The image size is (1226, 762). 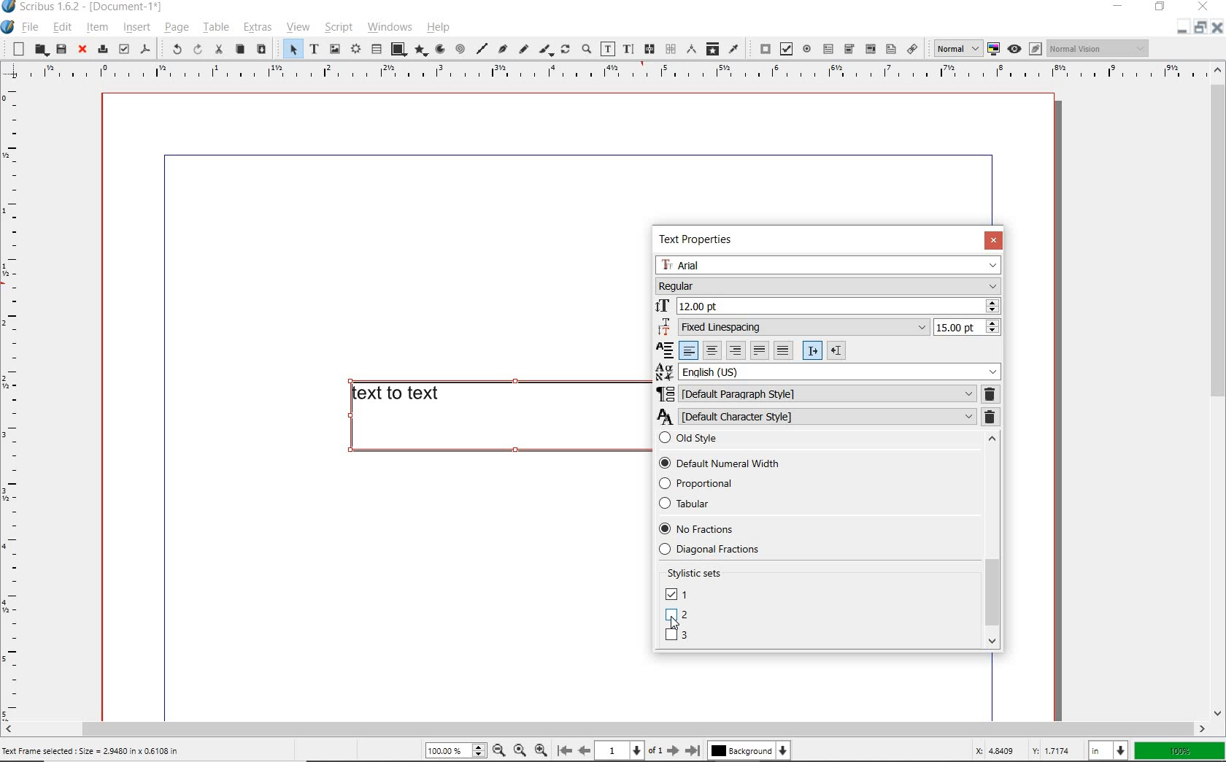 I want to click on file, so click(x=31, y=28).